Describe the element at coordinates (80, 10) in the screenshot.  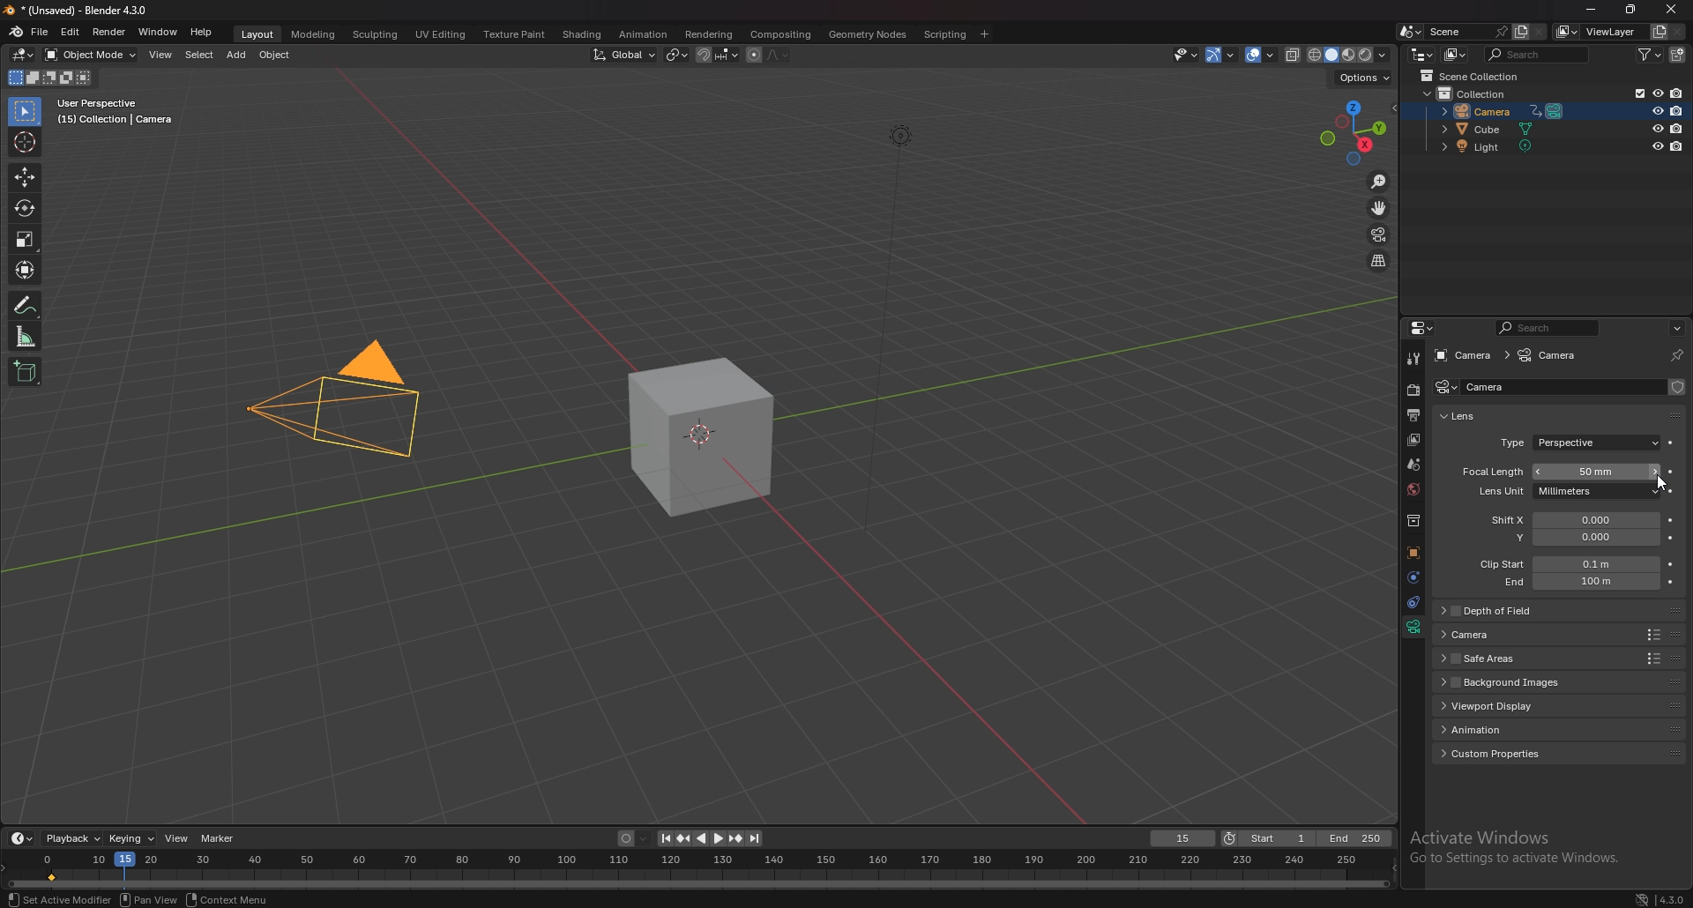
I see `title` at that location.